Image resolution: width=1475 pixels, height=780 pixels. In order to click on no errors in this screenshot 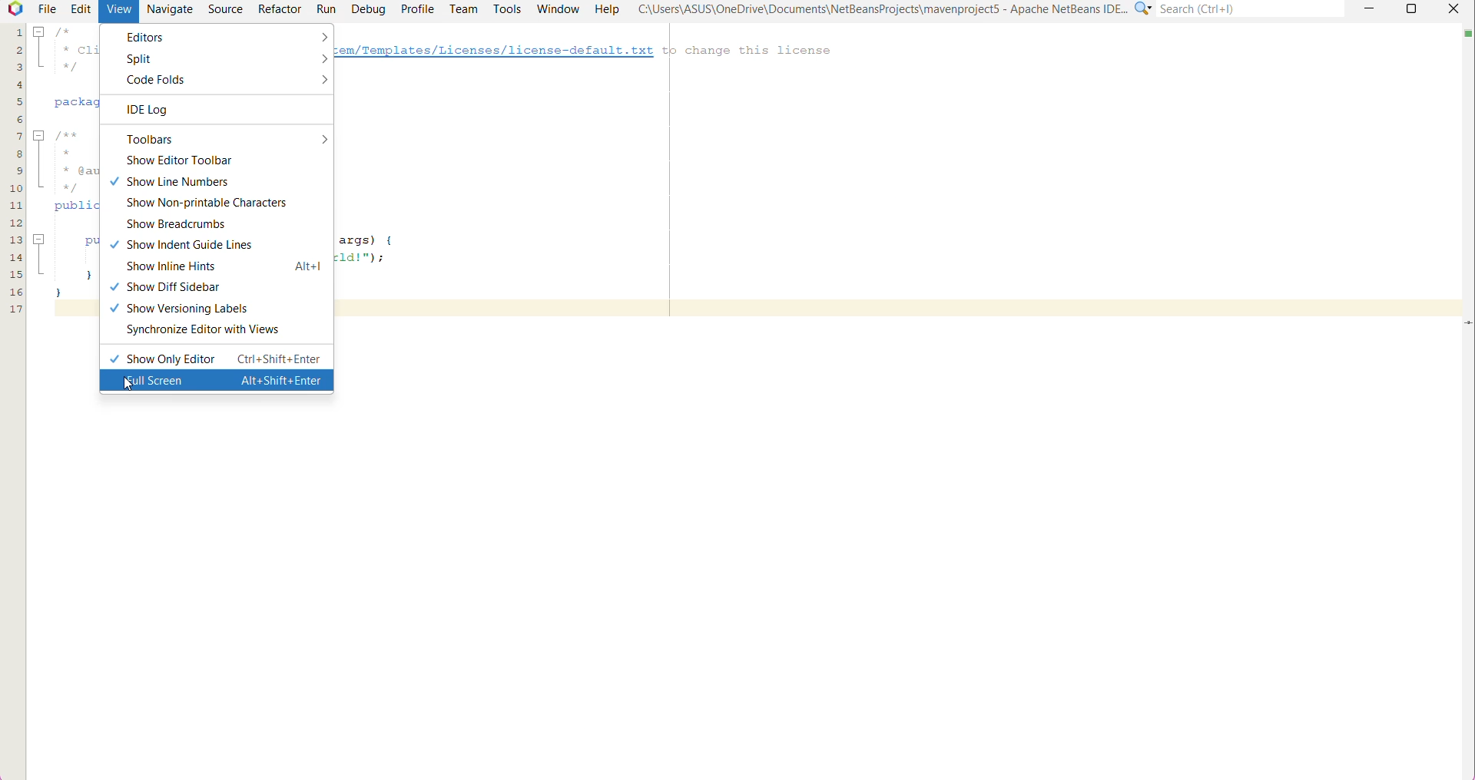, I will do `click(1466, 38)`.